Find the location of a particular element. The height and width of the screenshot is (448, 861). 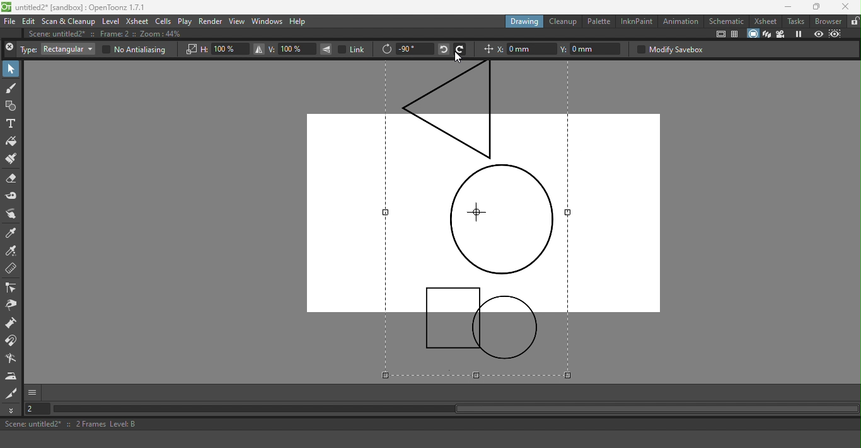

Preview is located at coordinates (818, 33).